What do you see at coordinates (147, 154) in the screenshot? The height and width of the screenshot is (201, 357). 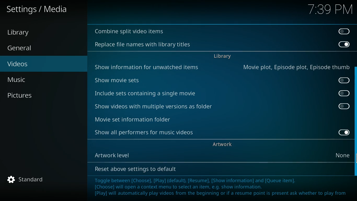 I see `Artwork level` at bounding box center [147, 154].